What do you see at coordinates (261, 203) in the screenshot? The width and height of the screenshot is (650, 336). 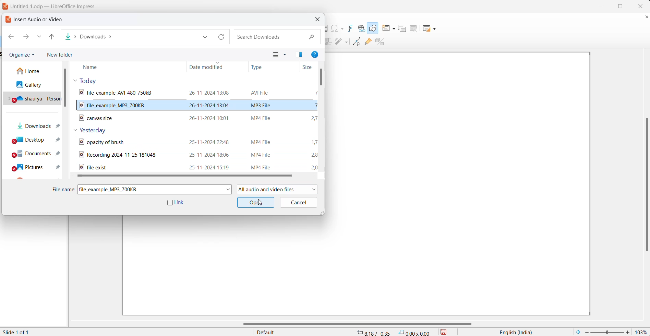 I see `cursor` at bounding box center [261, 203].